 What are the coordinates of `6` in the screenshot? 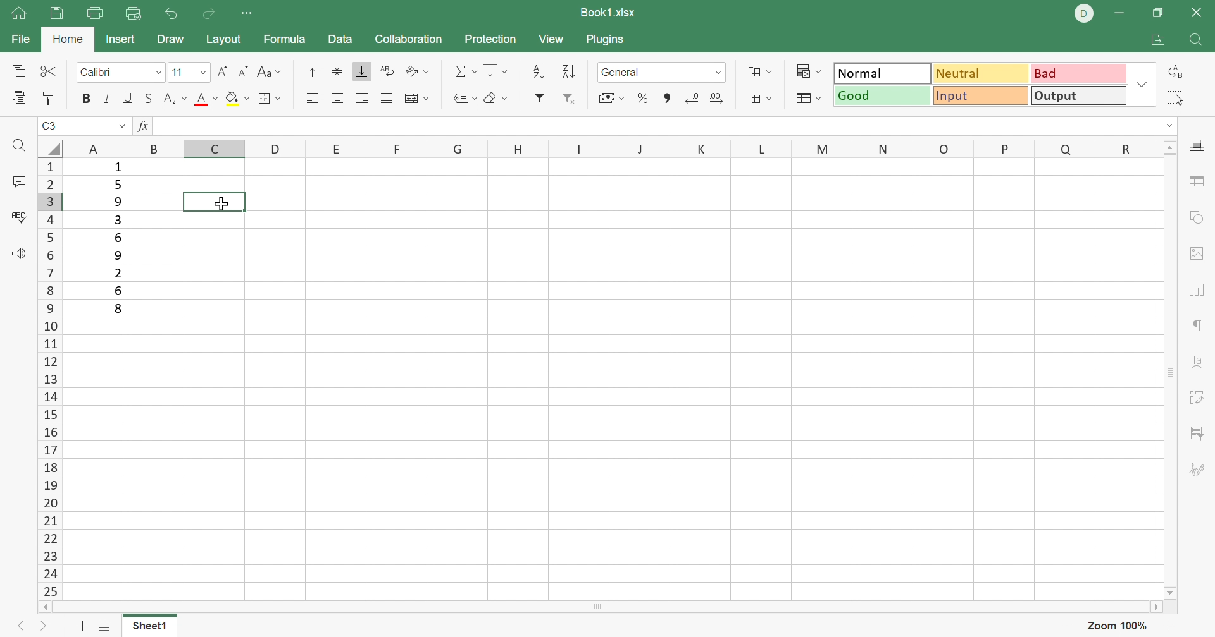 It's located at (120, 290).